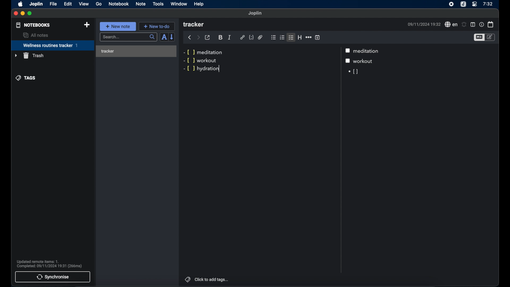  I want to click on meditation, so click(367, 51).